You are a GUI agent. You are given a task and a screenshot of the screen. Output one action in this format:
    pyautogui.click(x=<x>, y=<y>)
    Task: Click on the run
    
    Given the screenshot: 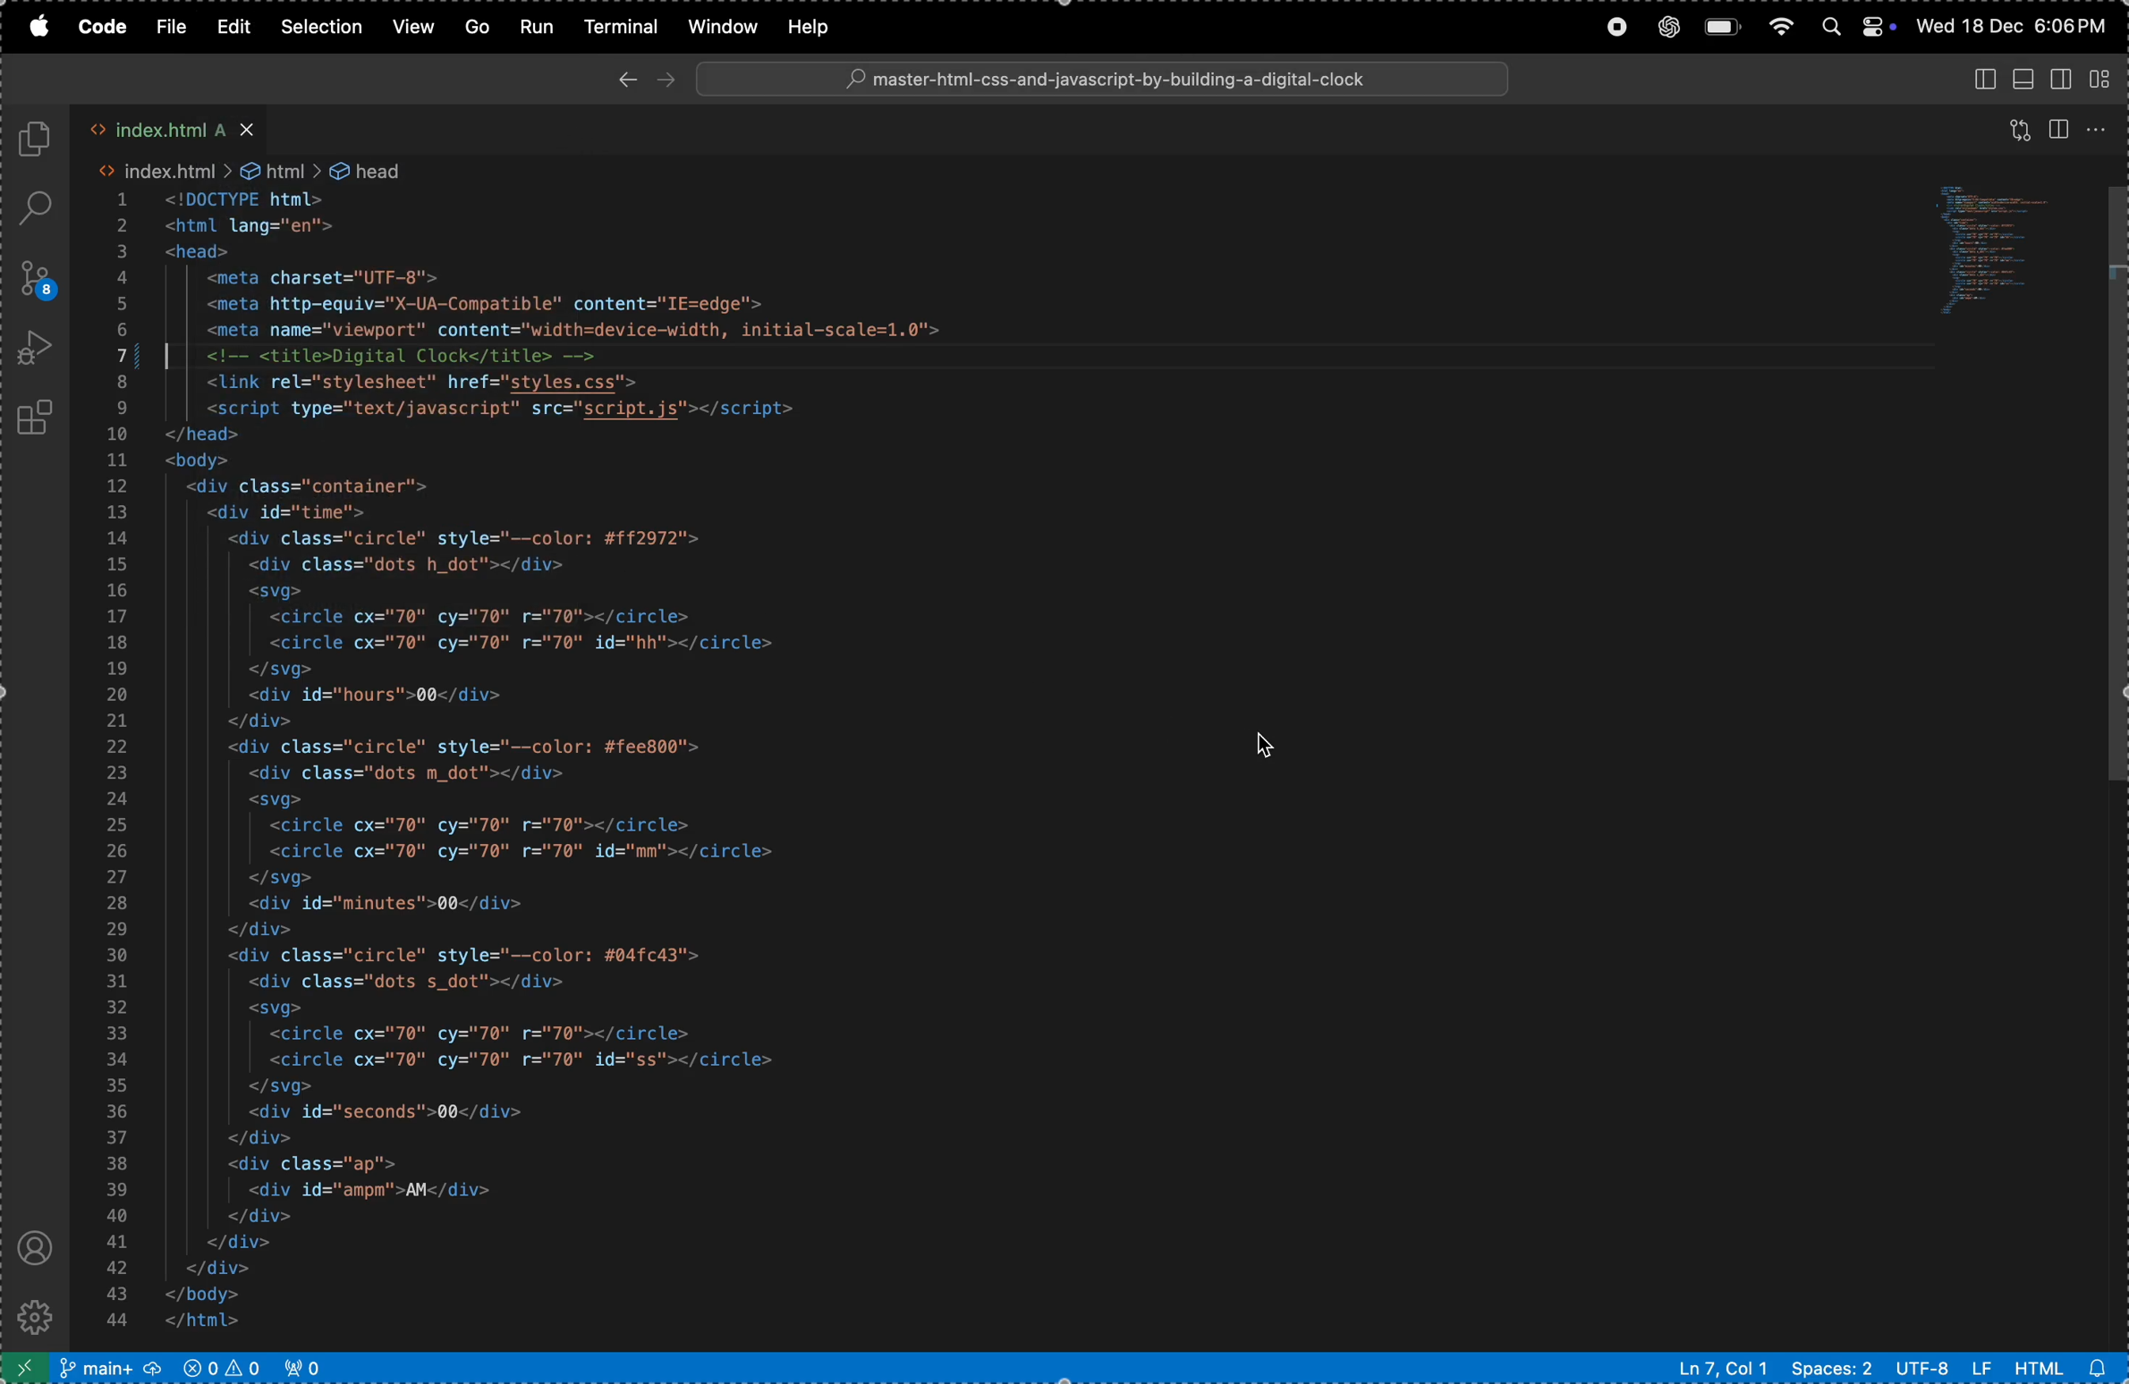 What is the action you would take?
    pyautogui.click(x=537, y=26)
    